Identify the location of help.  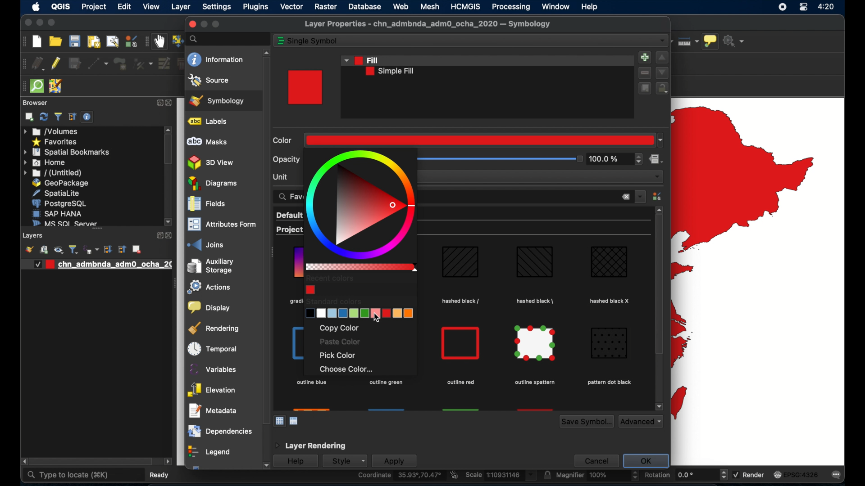
(295, 462).